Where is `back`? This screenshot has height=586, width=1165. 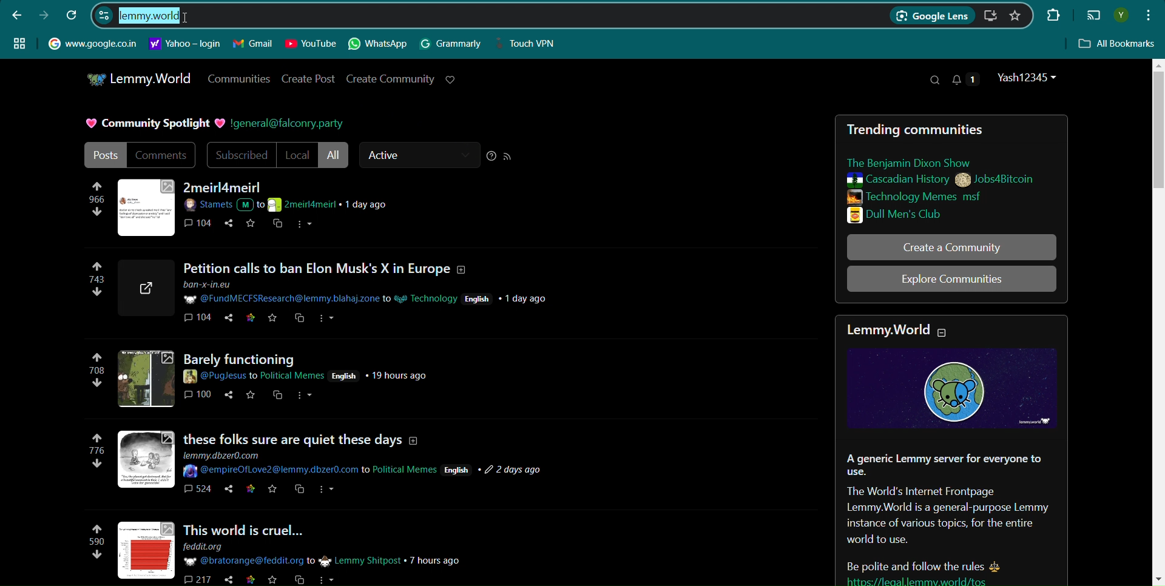
back is located at coordinates (17, 15).